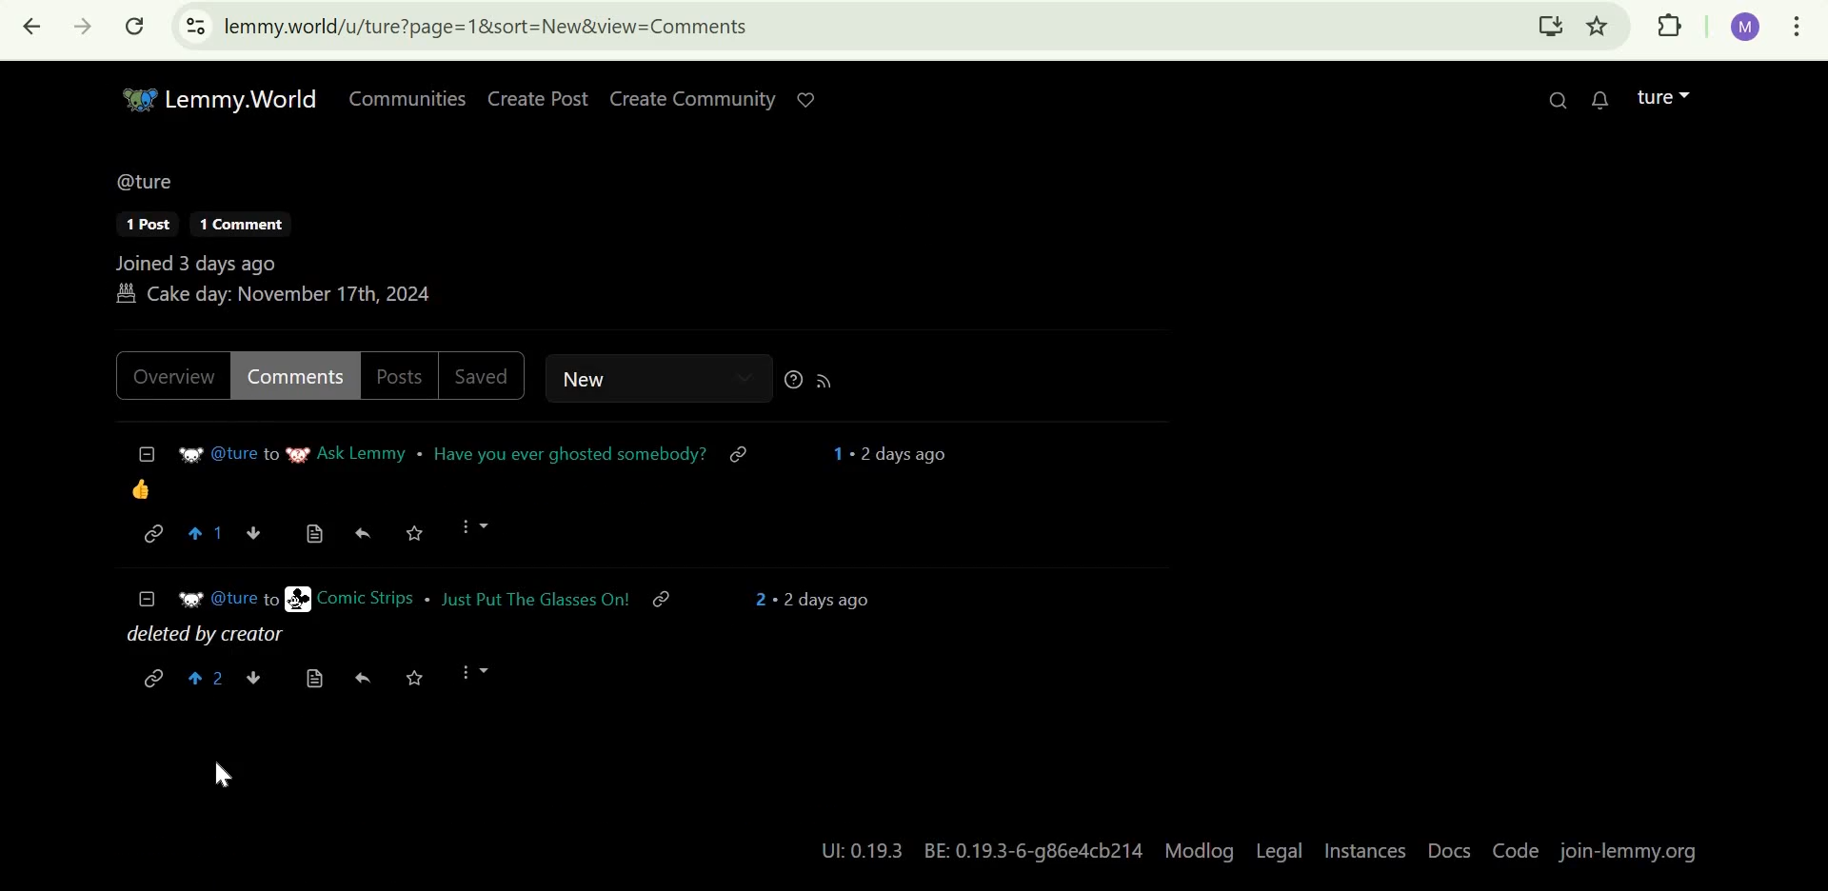 This screenshot has height=891, width=1828. Describe the element at coordinates (1449, 849) in the screenshot. I see `docs` at that location.